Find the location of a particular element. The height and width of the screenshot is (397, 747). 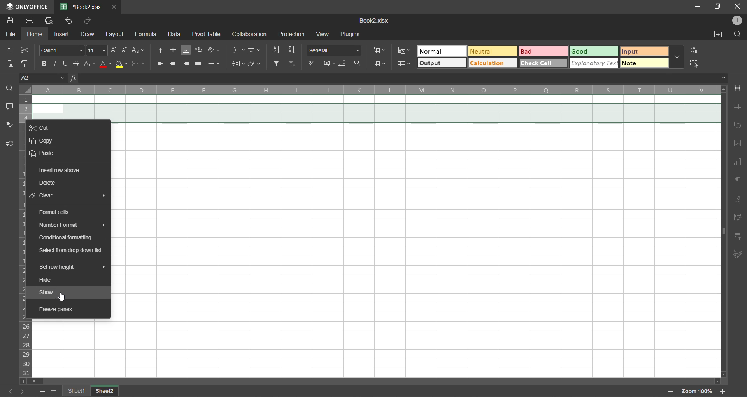

copy is located at coordinates (44, 141).